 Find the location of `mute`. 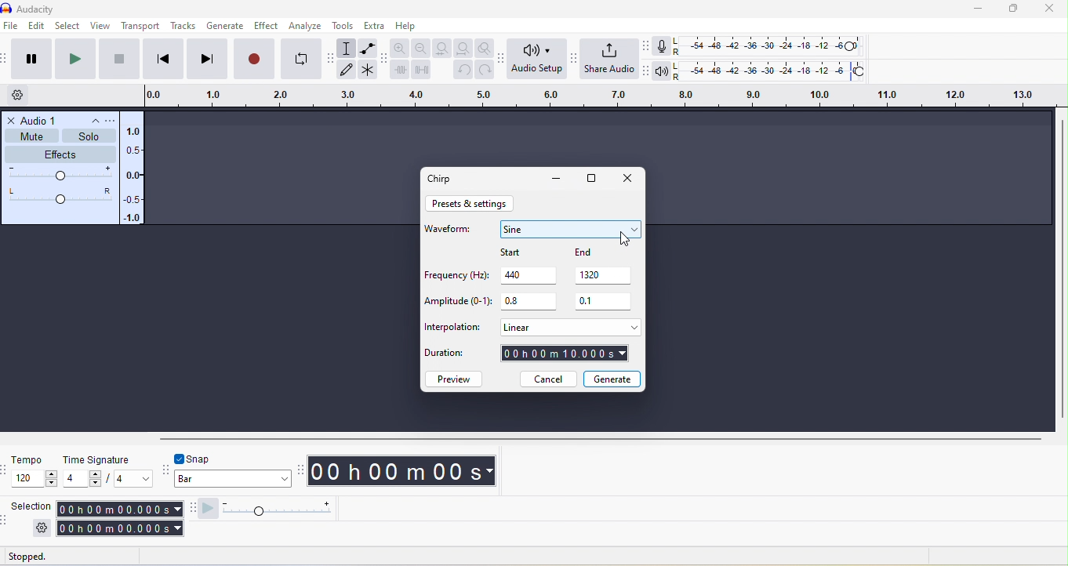

mute is located at coordinates (32, 136).